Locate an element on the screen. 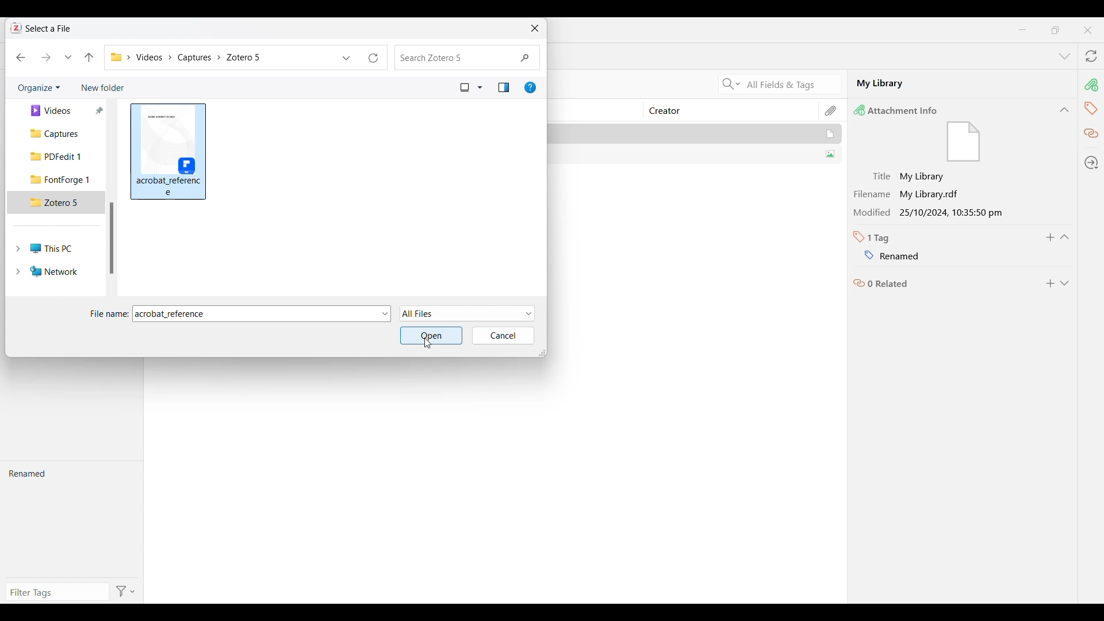 This screenshot has height=621, width=1104. SUMMER is located at coordinates (693, 155).